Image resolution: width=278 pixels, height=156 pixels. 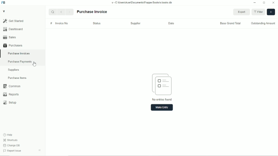 What do you see at coordinates (171, 23) in the screenshot?
I see `Date` at bounding box center [171, 23].